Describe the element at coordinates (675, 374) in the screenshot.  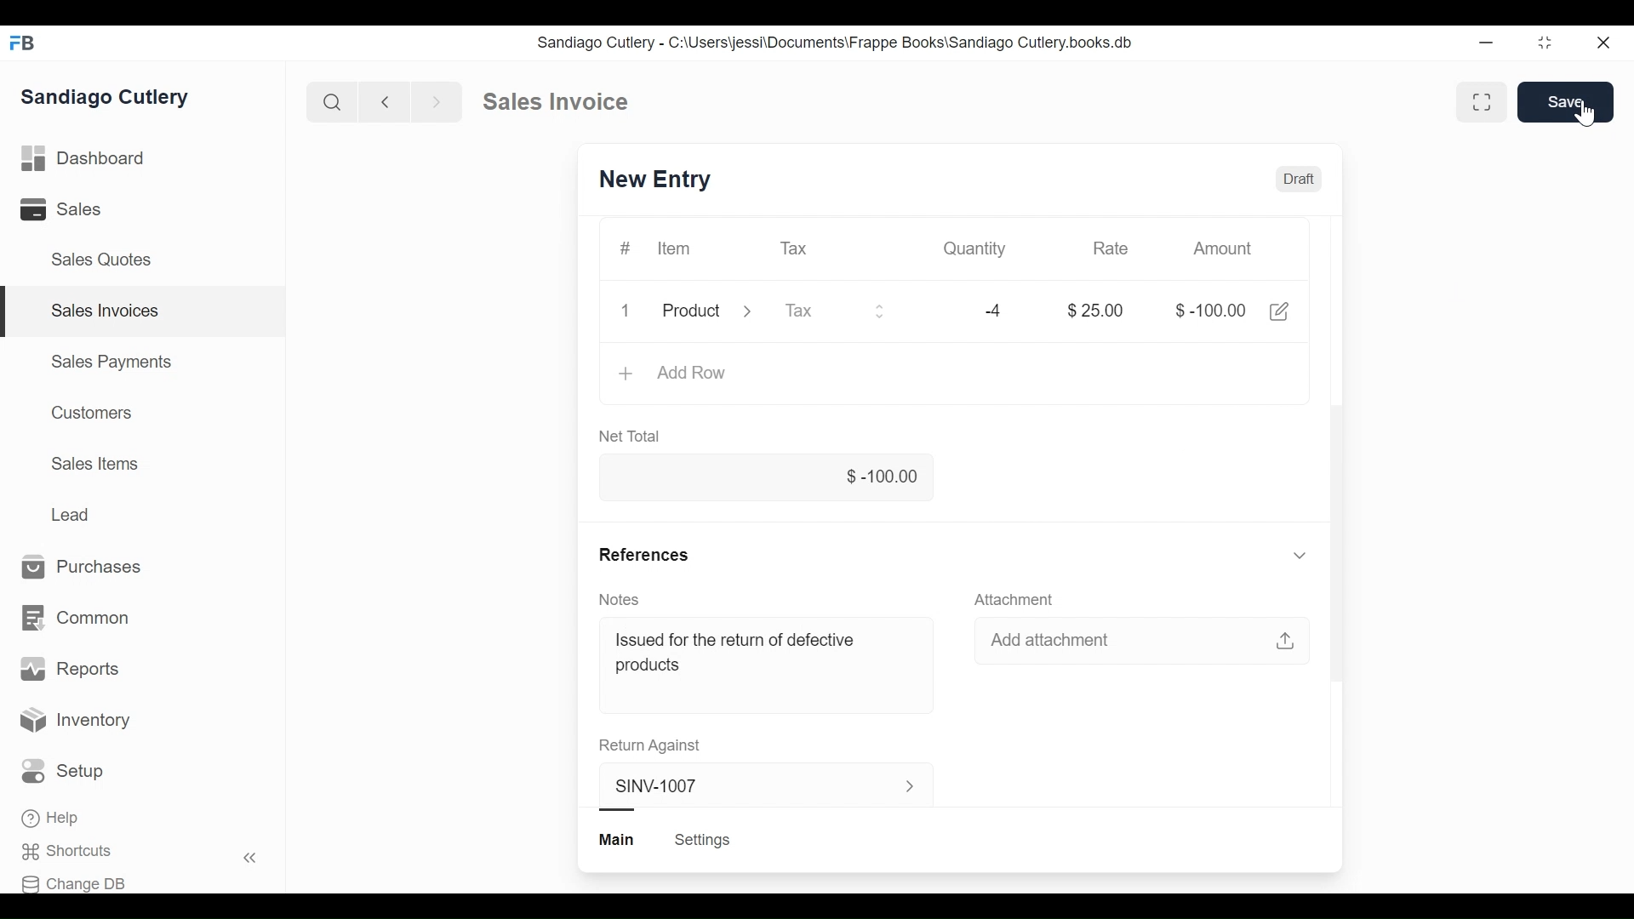
I see `Add Row` at that location.